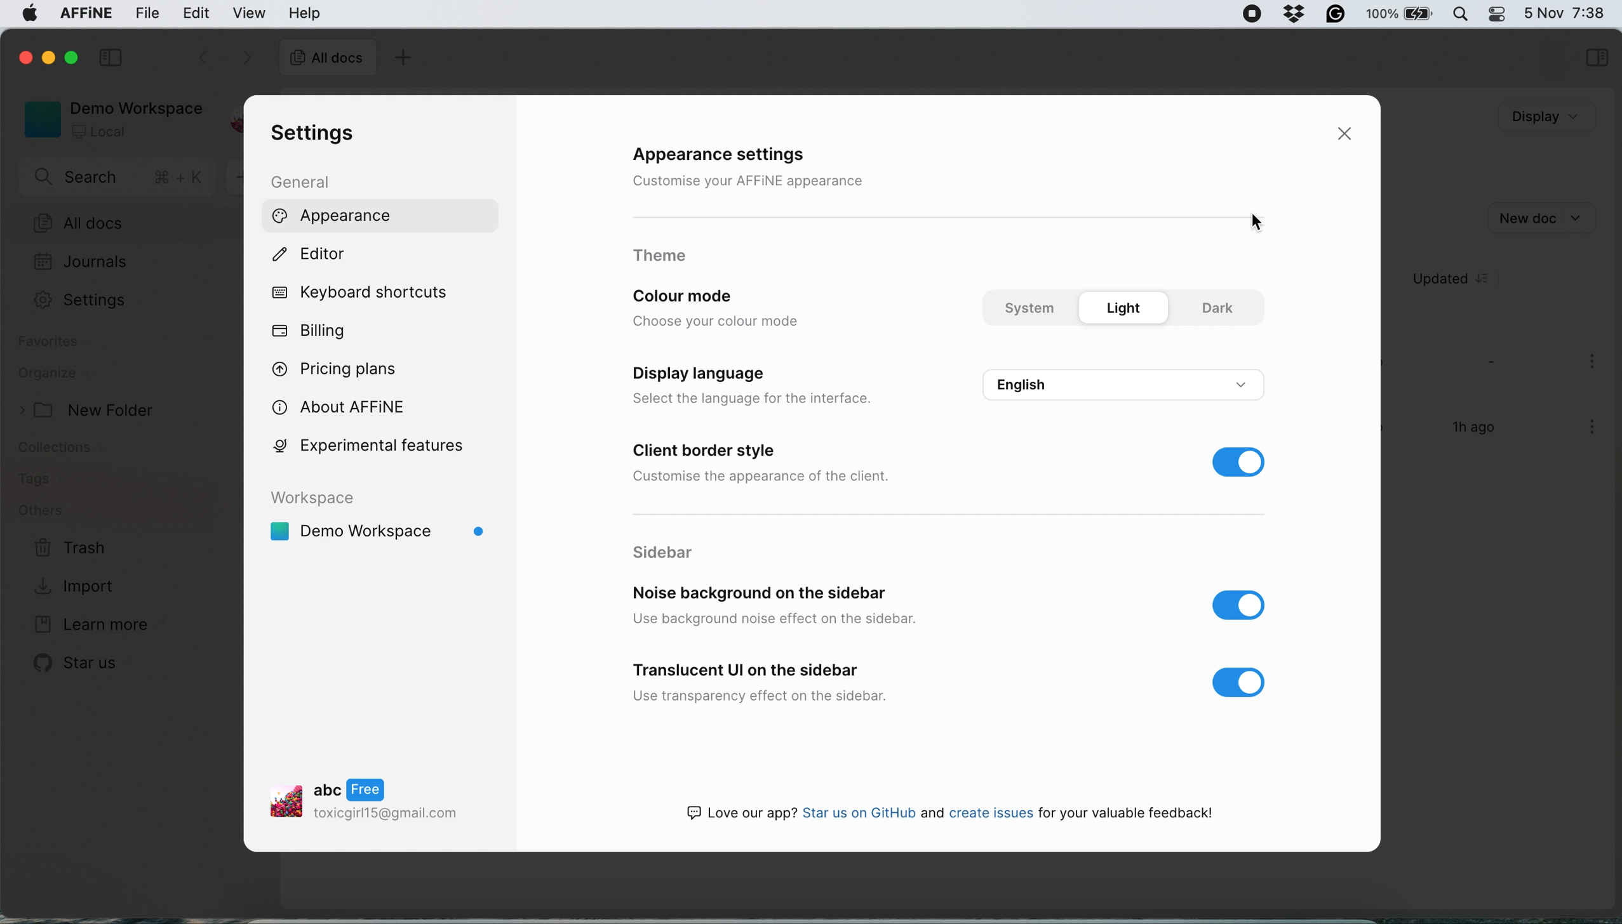  Describe the element at coordinates (48, 55) in the screenshot. I see `minimise` at that location.